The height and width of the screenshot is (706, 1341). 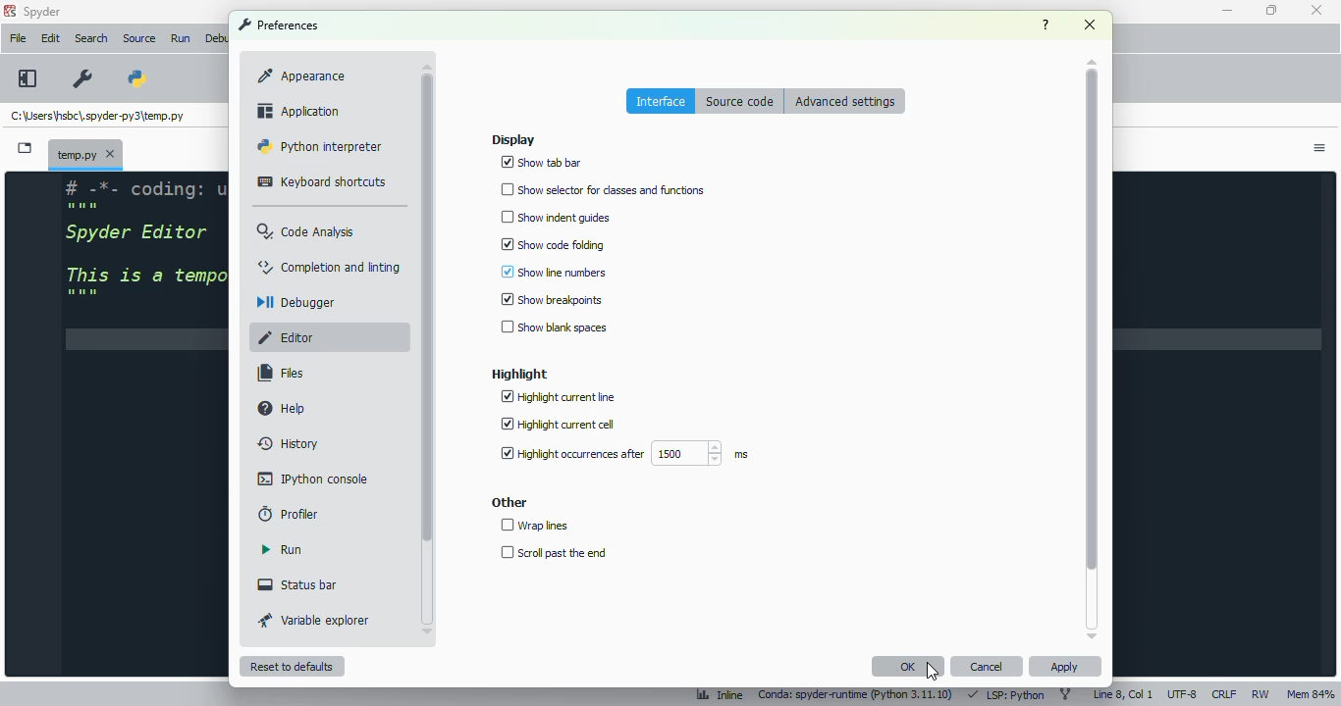 I want to click on mem 83%, so click(x=1310, y=694).